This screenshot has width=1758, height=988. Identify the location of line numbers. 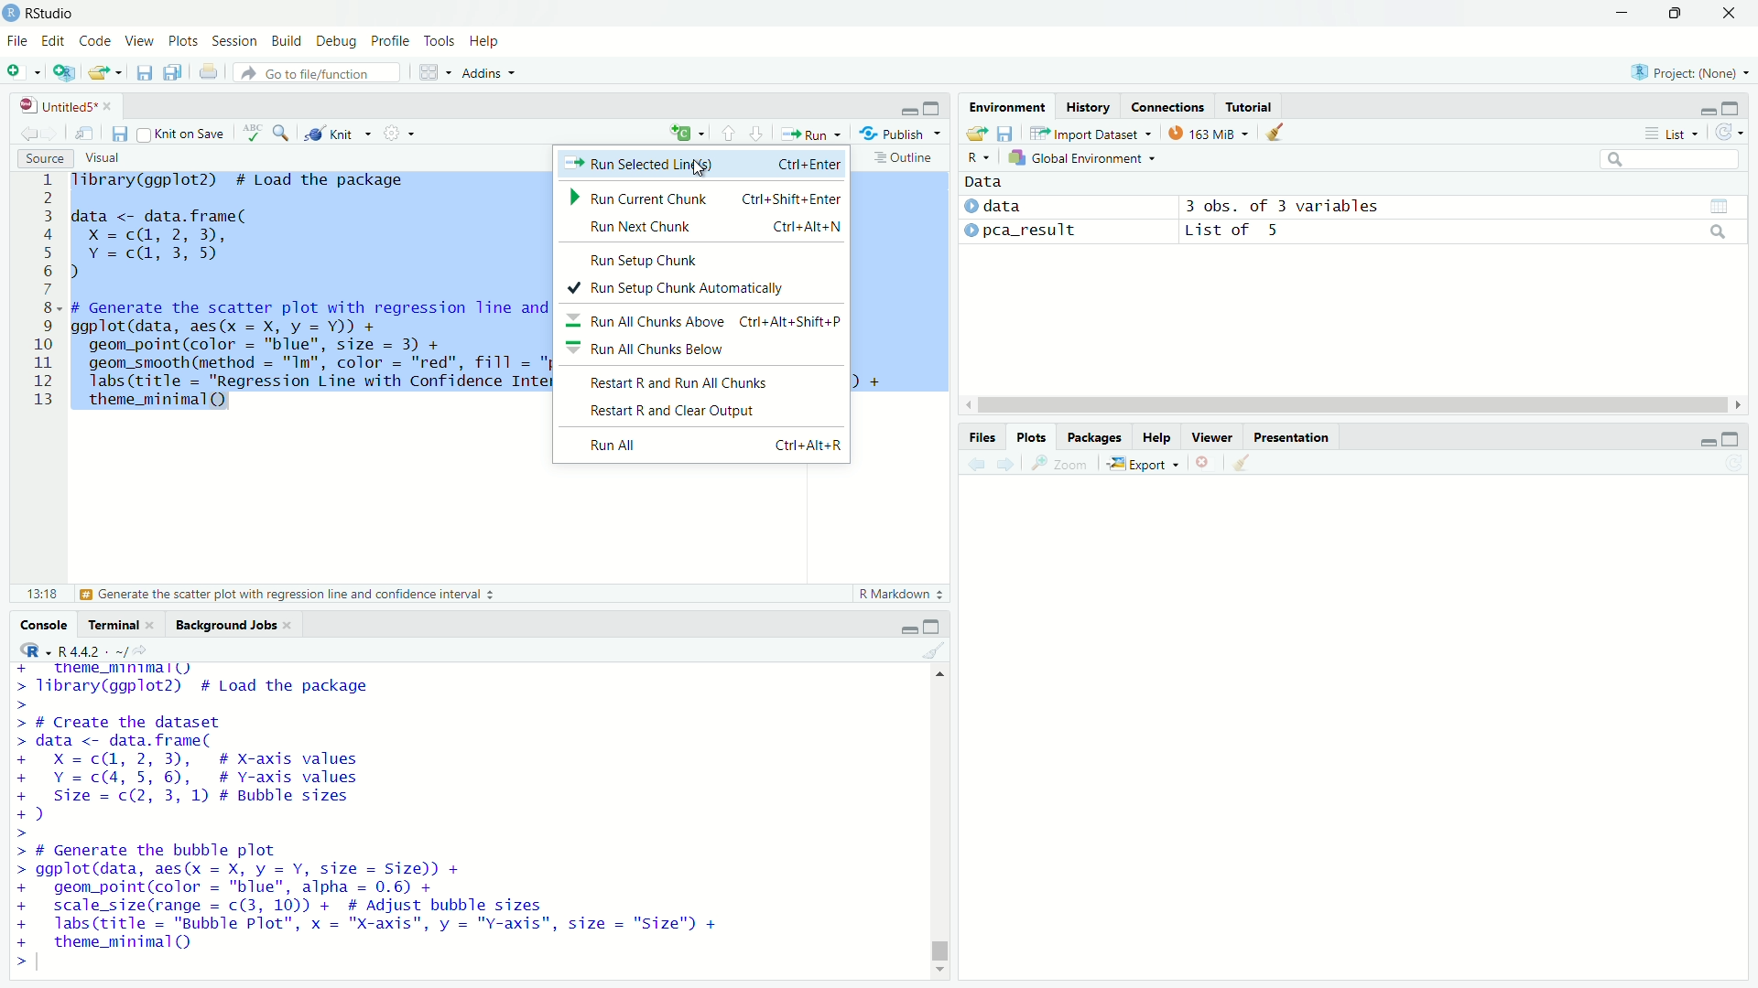
(41, 292).